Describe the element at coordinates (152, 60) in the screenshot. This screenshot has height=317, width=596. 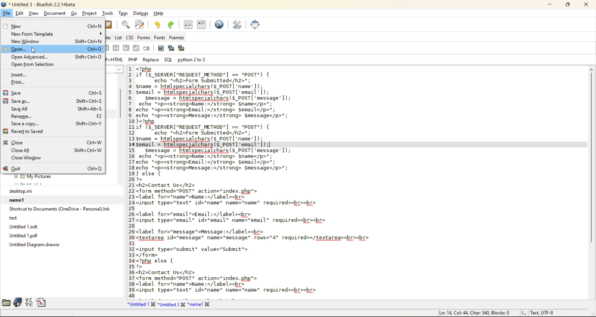
I see `replace` at that location.